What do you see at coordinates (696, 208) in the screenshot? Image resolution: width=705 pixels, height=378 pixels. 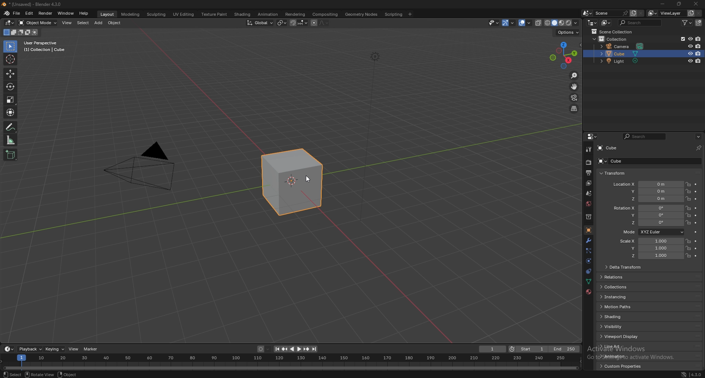 I see `animate property` at bounding box center [696, 208].